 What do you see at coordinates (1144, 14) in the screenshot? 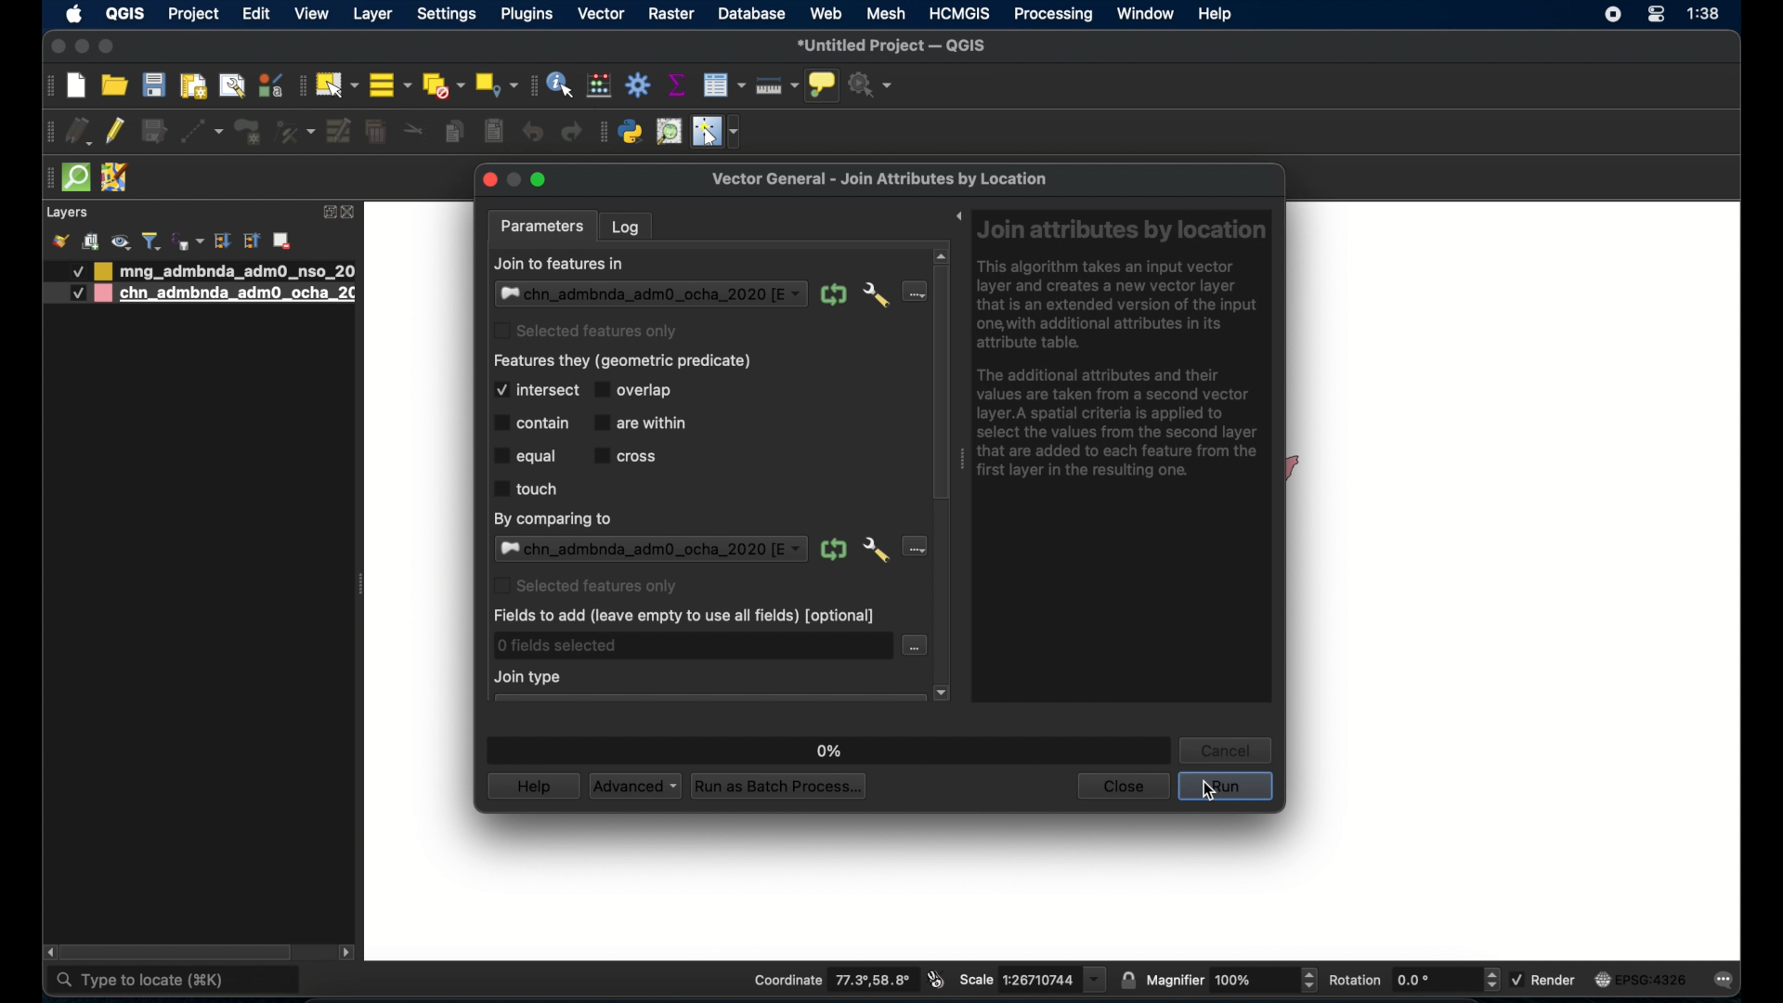
I see `window` at bounding box center [1144, 14].